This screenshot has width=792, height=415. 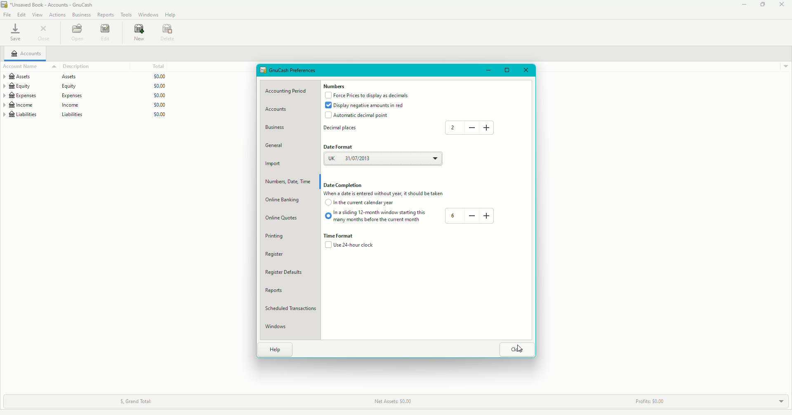 What do you see at coordinates (334, 86) in the screenshot?
I see `Numbers` at bounding box center [334, 86].